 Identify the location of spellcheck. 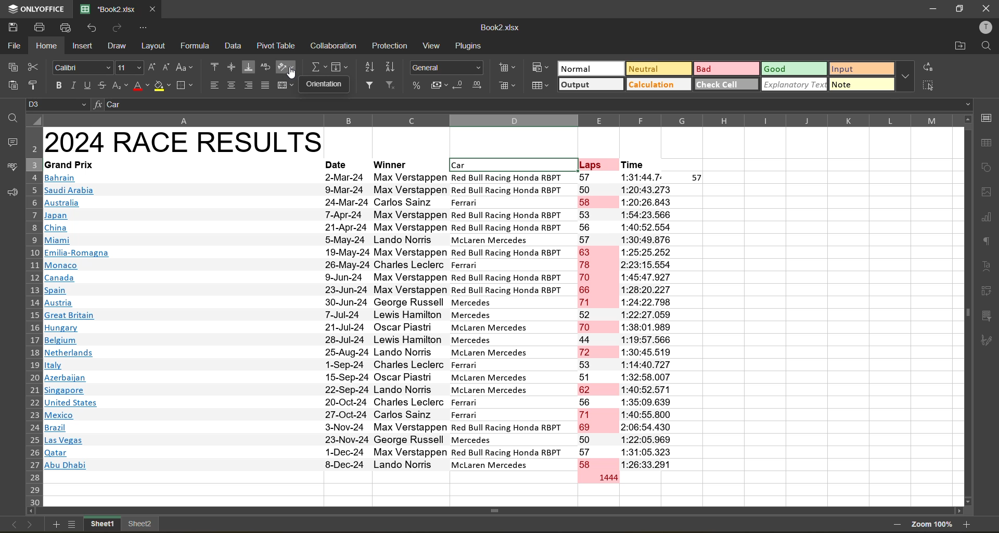
(10, 167).